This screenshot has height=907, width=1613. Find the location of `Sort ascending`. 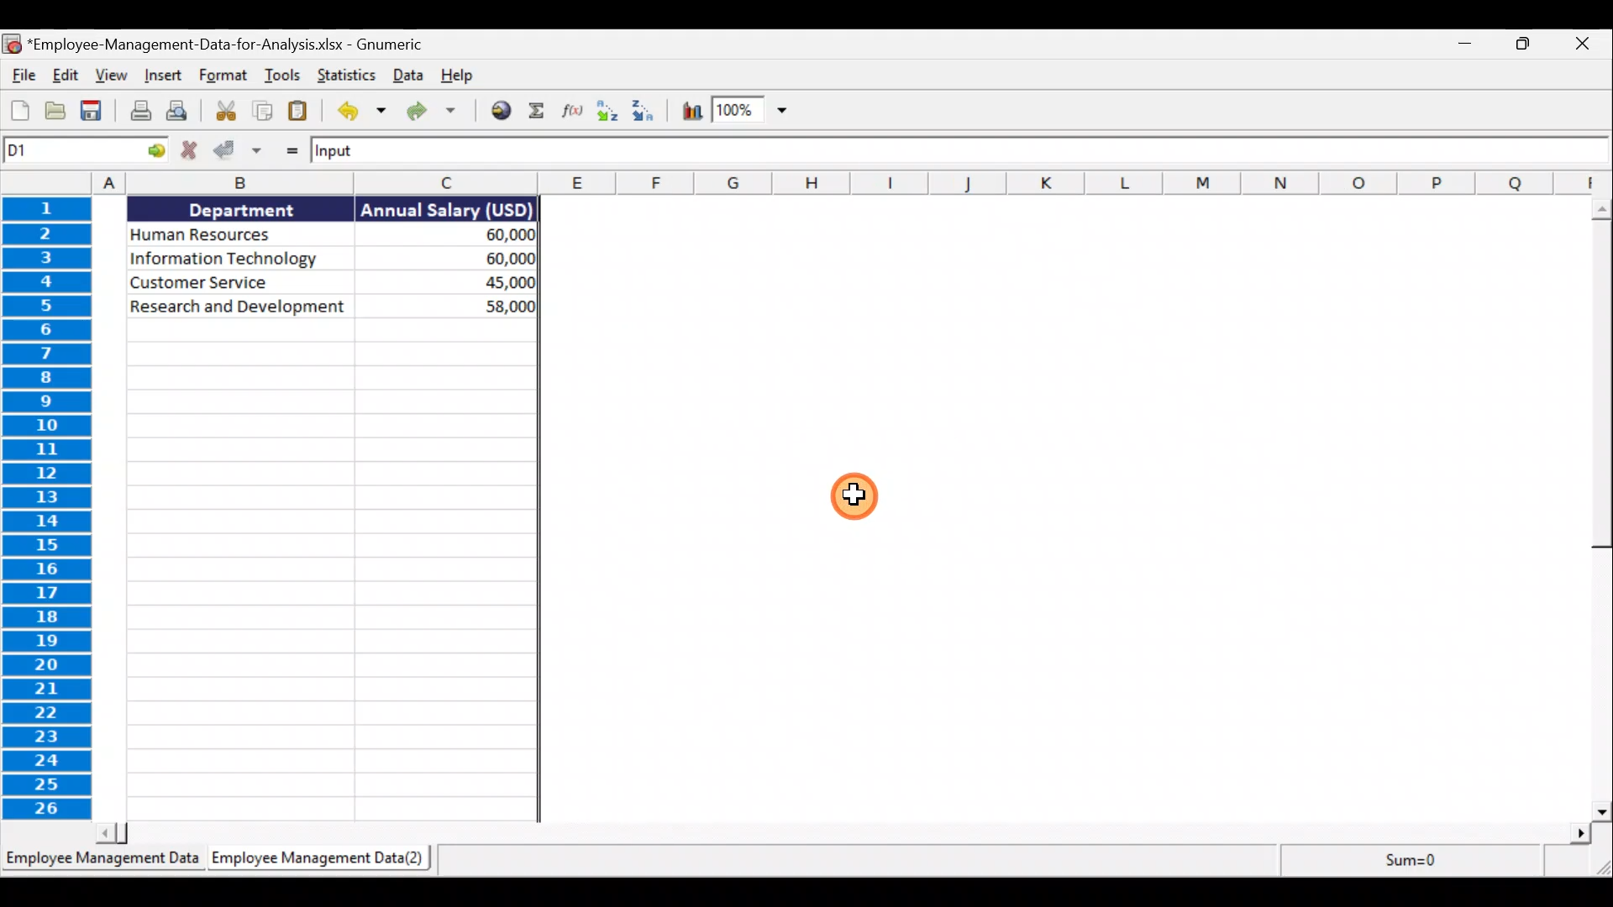

Sort ascending is located at coordinates (604, 113).